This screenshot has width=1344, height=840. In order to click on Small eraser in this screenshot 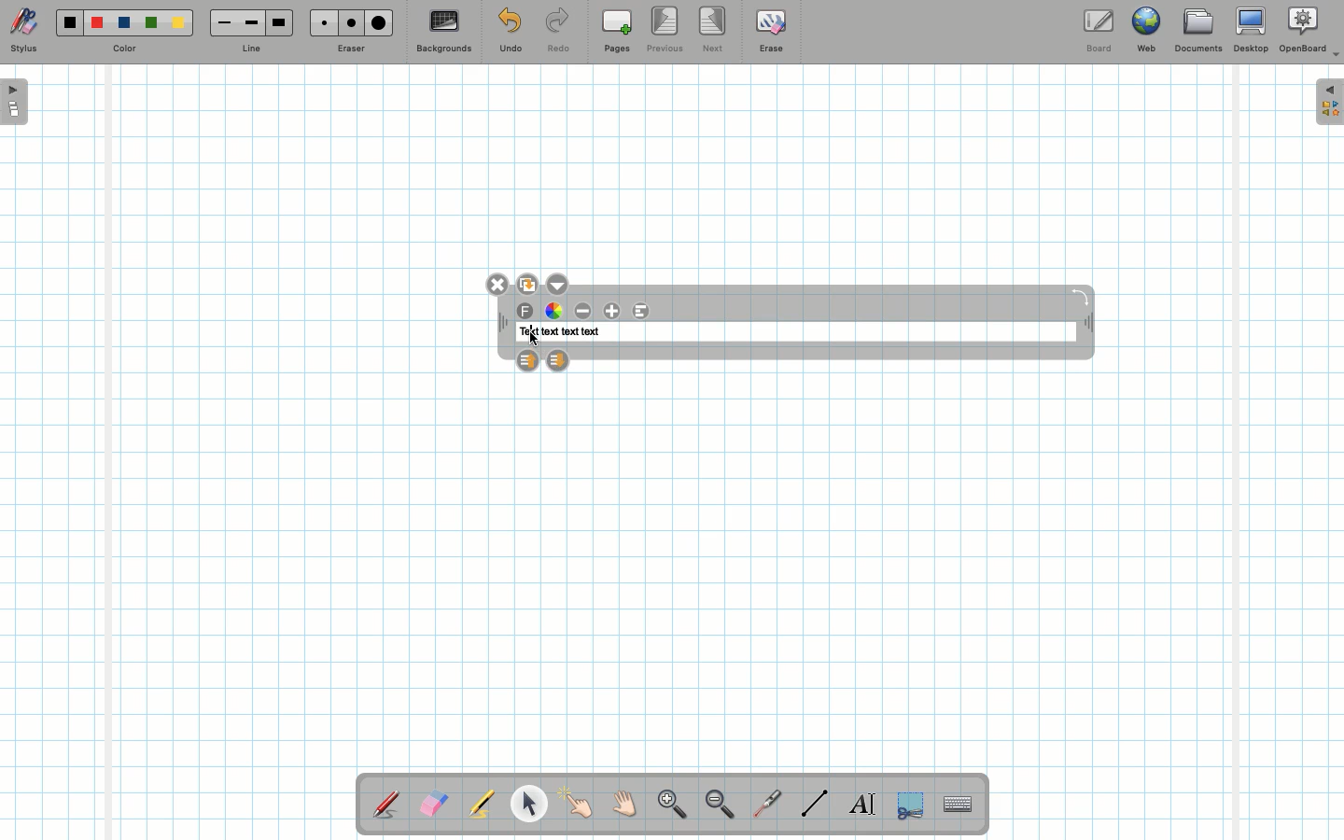, I will do `click(319, 22)`.